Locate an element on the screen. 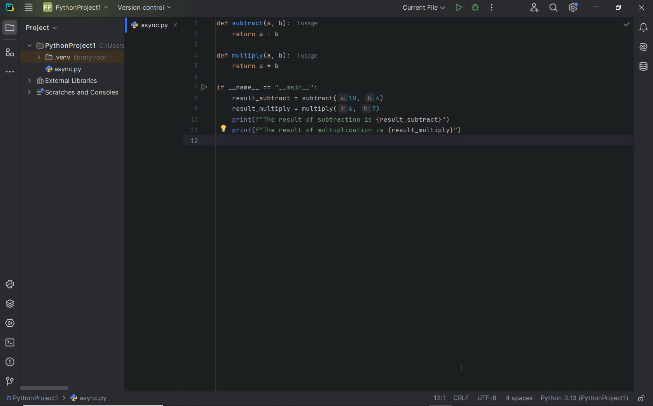 This screenshot has height=406, width=653. Cursor Position AFTER_LAST_ACTION is located at coordinates (463, 367).